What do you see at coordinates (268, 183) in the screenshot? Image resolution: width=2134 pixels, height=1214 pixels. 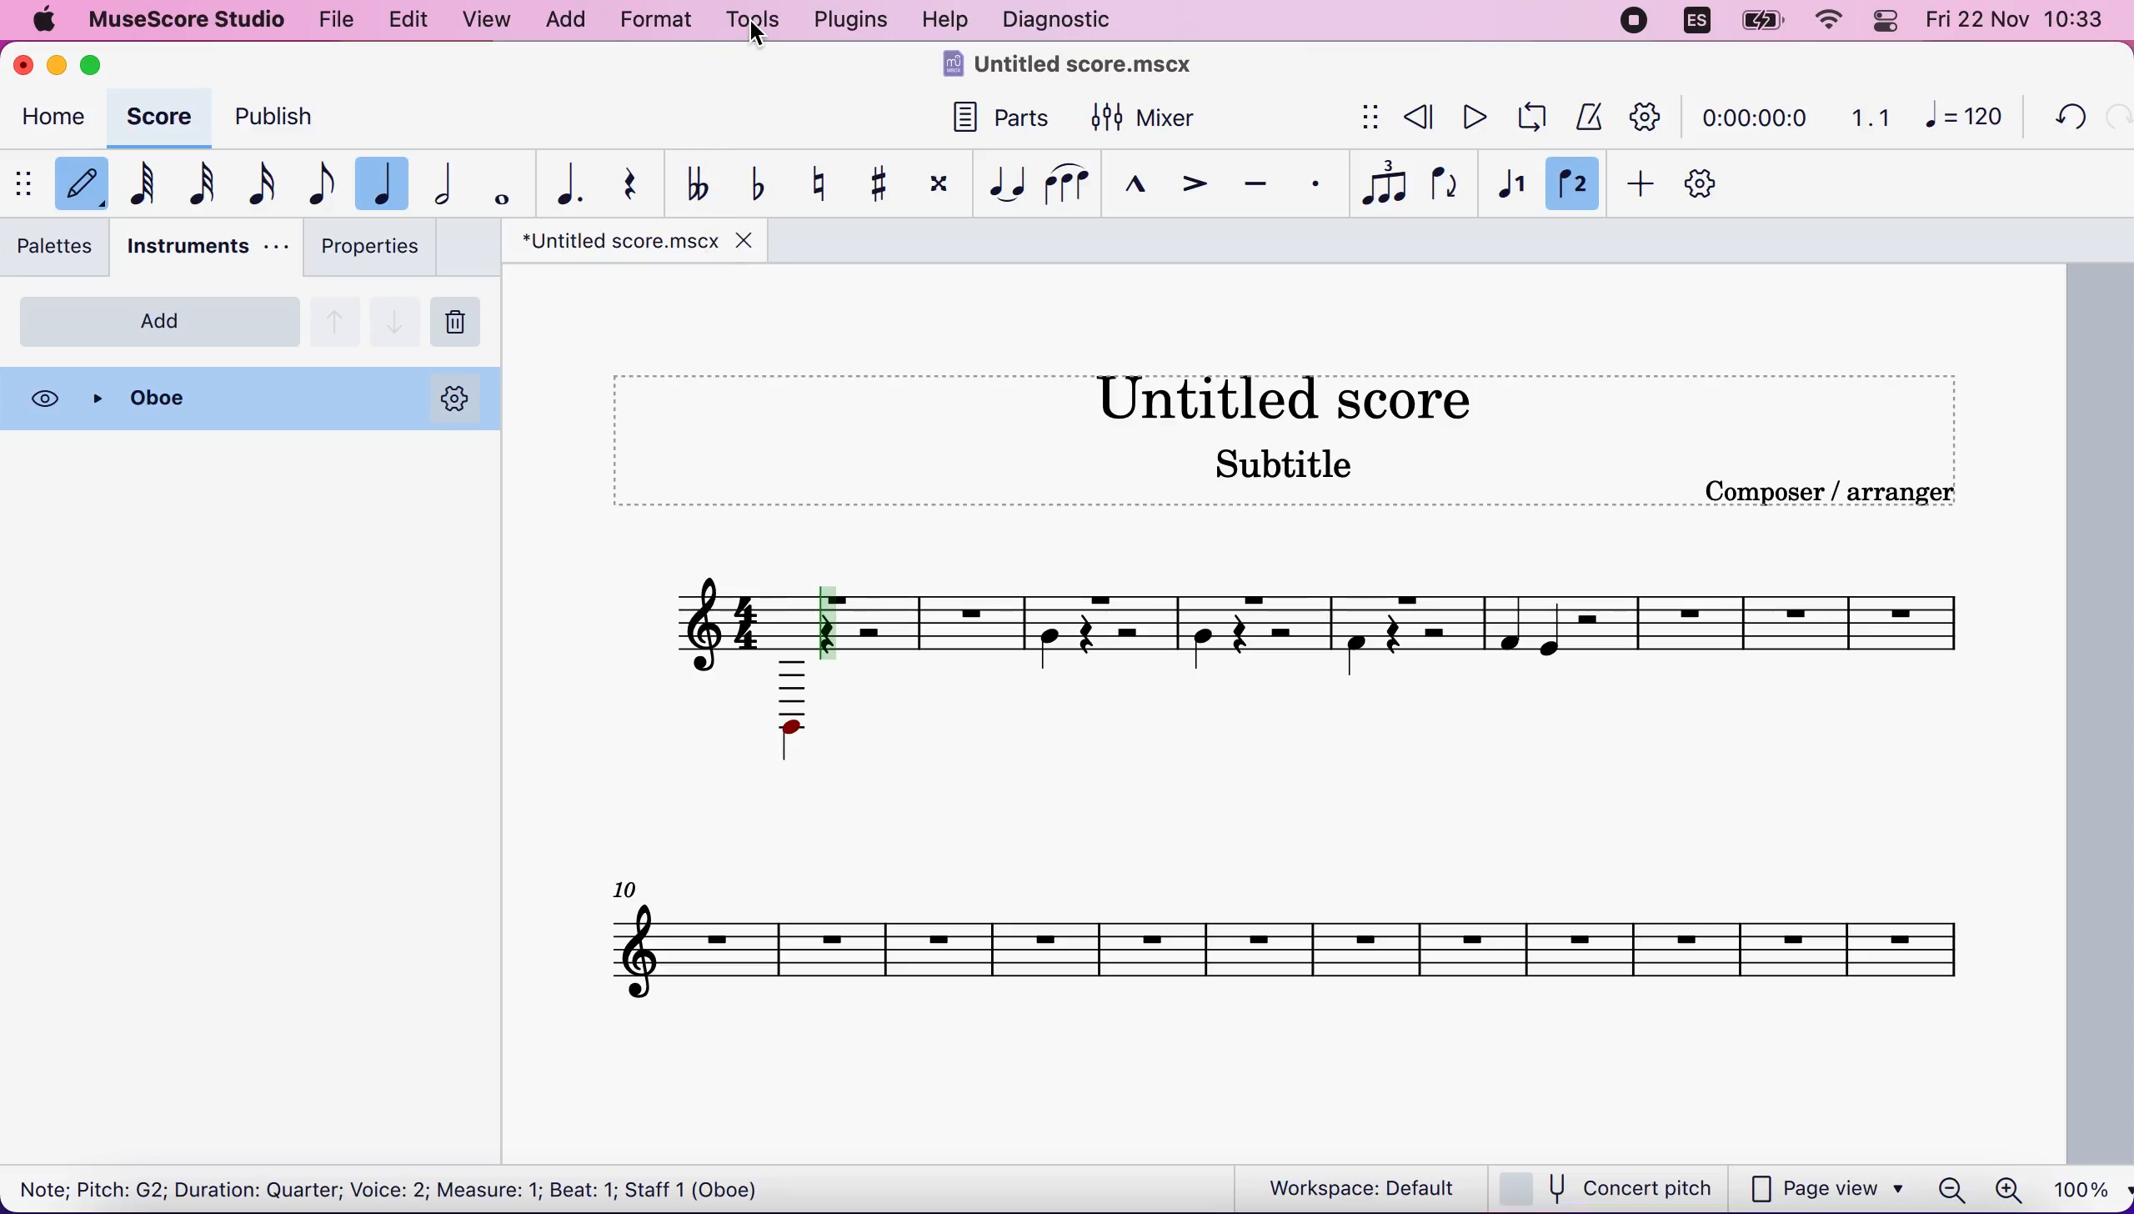 I see `16th note` at bounding box center [268, 183].